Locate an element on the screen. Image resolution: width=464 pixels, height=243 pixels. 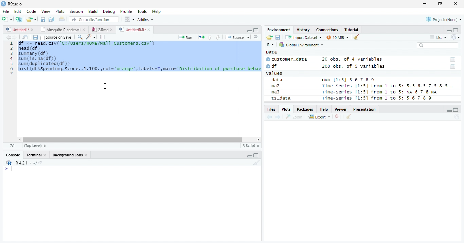
Debug is located at coordinates (109, 12).